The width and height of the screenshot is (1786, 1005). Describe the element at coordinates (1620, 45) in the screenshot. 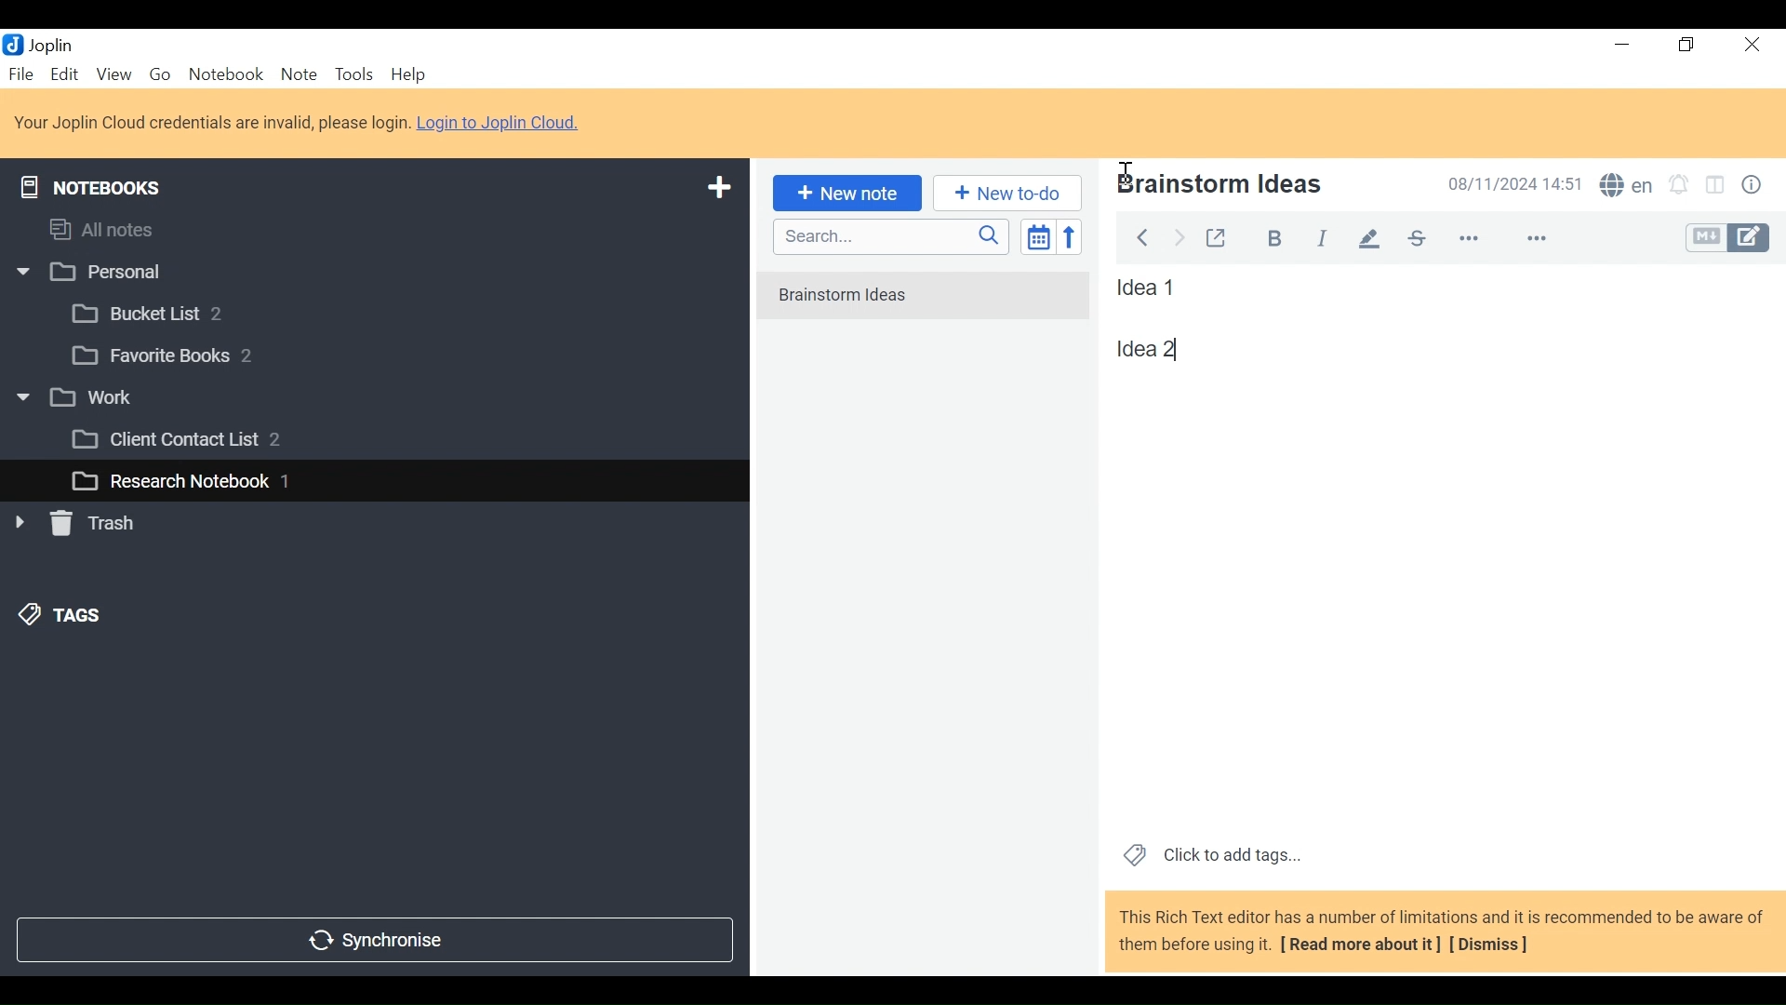

I see `Minimize` at that location.